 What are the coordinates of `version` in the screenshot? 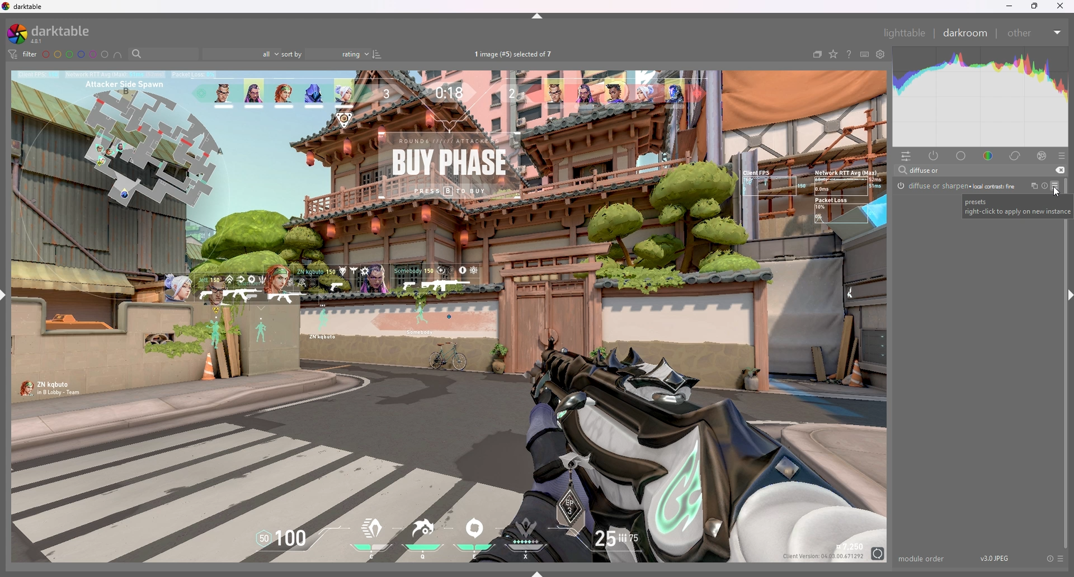 It's located at (996, 557).